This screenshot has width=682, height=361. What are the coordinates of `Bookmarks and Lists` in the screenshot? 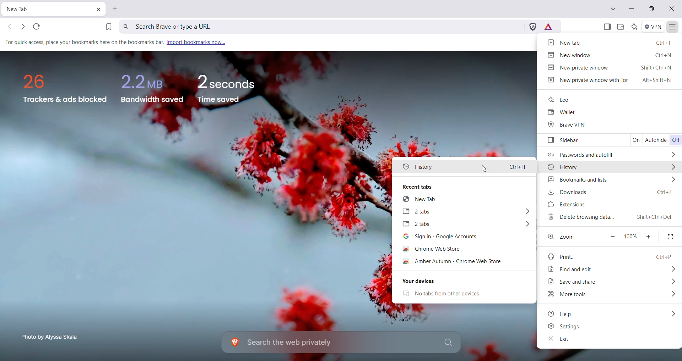 It's located at (611, 179).